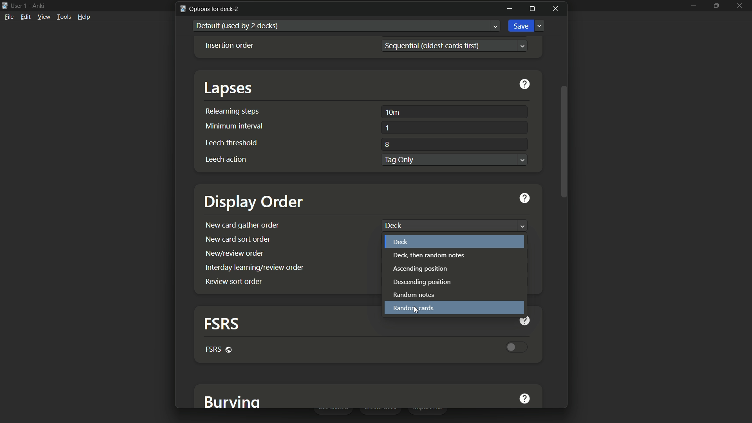 The image size is (752, 423). I want to click on save, so click(522, 26).